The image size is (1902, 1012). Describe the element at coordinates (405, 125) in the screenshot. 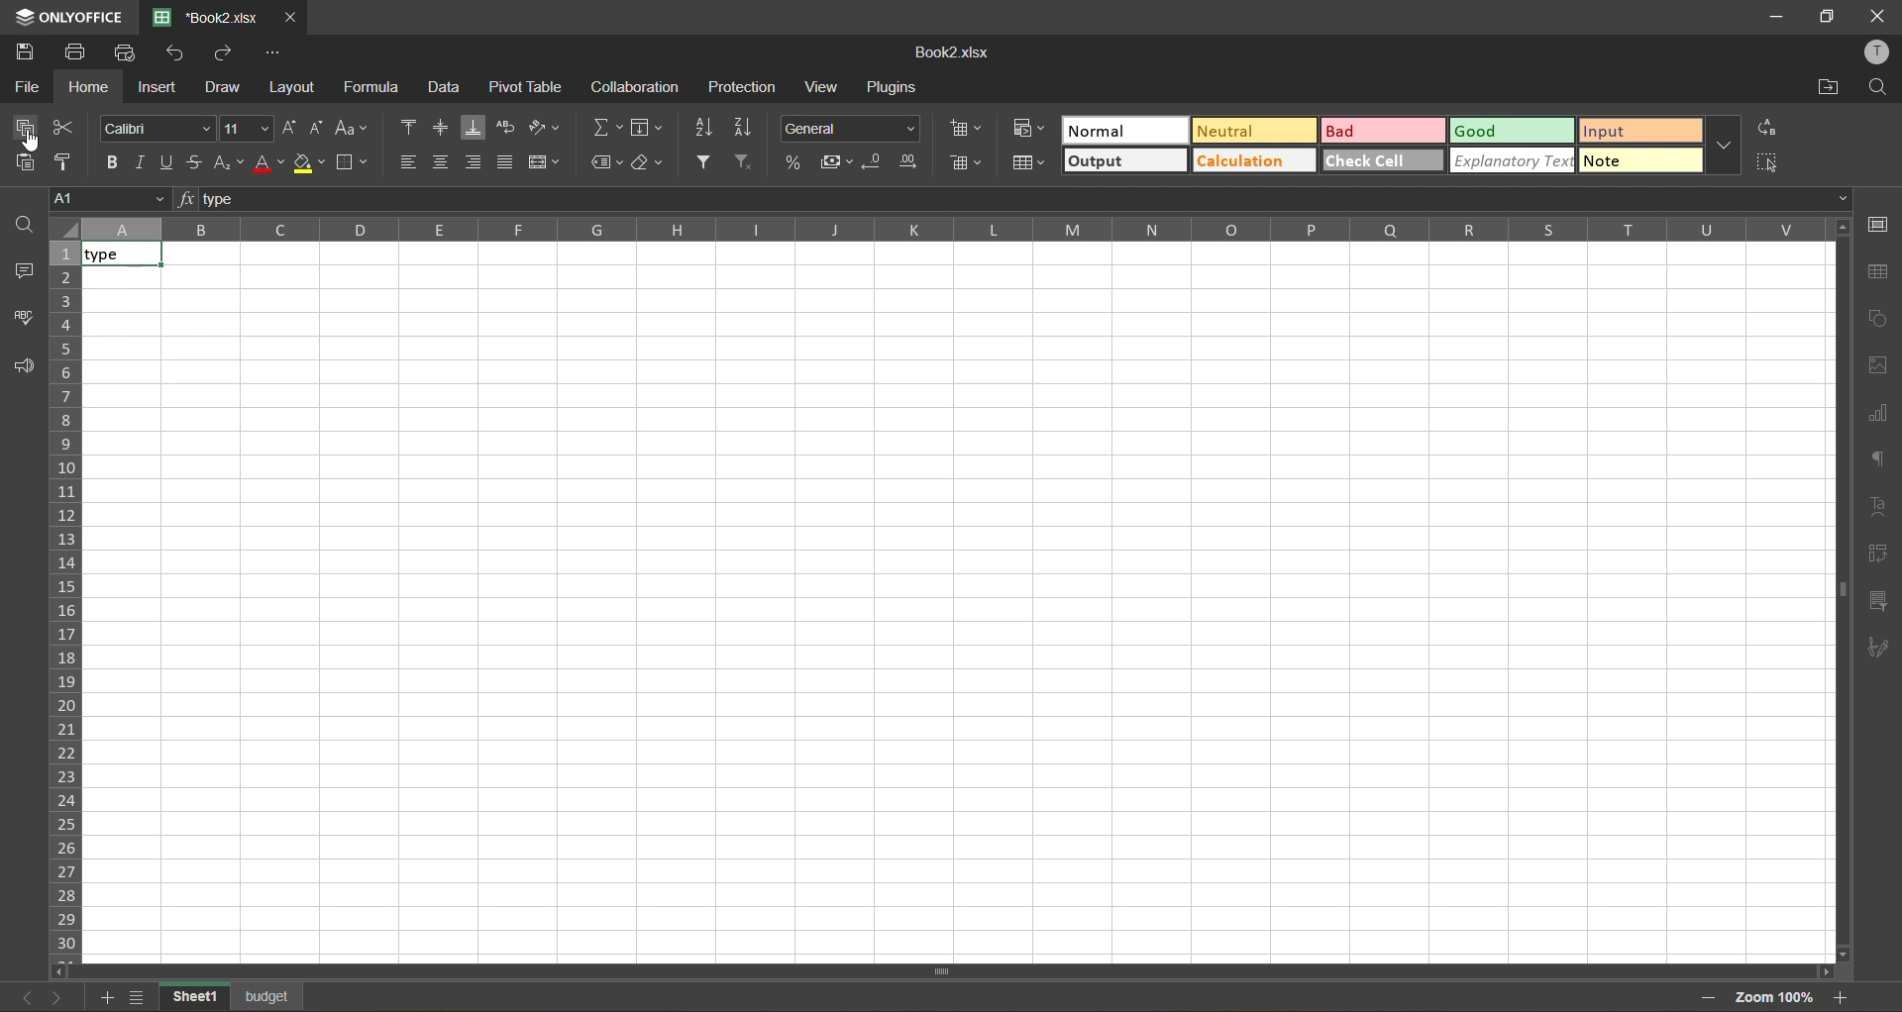

I see `align top` at that location.